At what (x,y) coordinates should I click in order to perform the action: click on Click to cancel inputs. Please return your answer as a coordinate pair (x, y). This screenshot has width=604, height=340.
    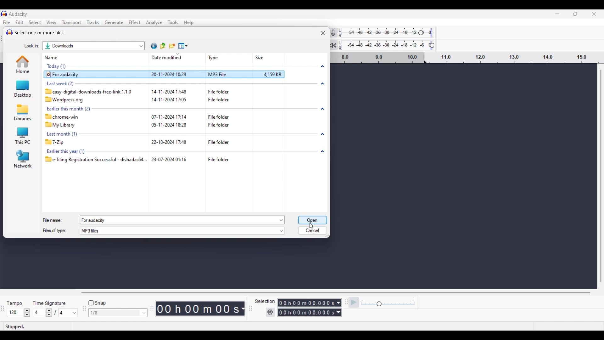
    Looking at the image, I should click on (312, 229).